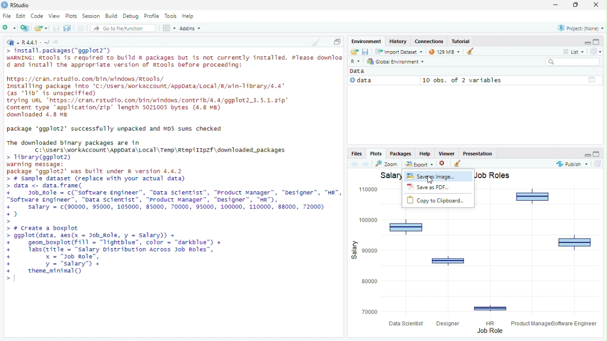  What do you see at coordinates (190, 27) in the screenshot?
I see `Addins` at bounding box center [190, 27].